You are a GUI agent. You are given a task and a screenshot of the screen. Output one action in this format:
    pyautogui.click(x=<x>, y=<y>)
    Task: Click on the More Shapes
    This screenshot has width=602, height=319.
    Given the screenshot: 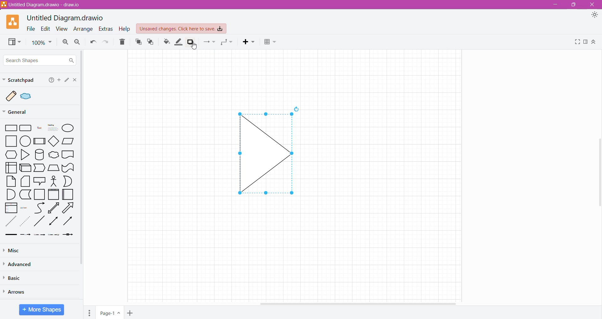 What is the action you would take?
    pyautogui.click(x=42, y=310)
    